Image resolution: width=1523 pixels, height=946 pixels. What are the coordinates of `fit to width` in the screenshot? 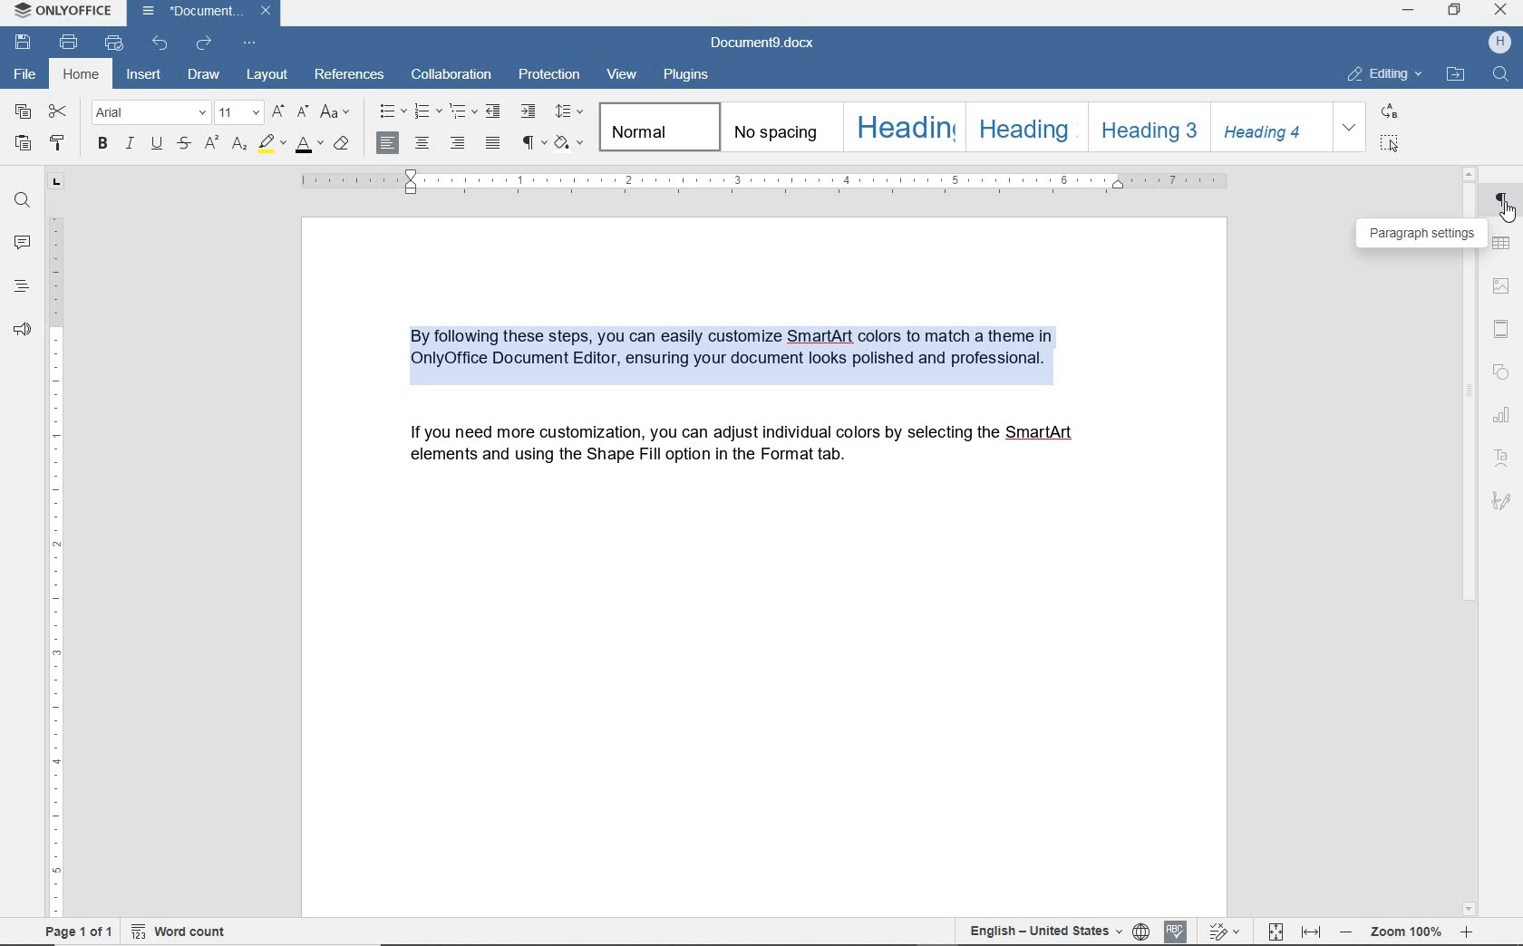 It's located at (1312, 932).